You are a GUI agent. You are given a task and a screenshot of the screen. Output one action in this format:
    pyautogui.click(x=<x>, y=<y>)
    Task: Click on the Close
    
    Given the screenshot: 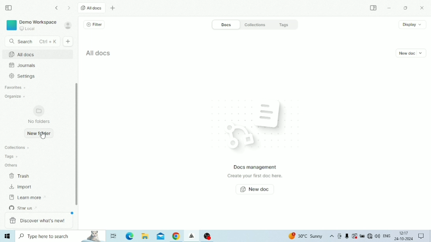 What is the action you would take?
    pyautogui.click(x=423, y=8)
    